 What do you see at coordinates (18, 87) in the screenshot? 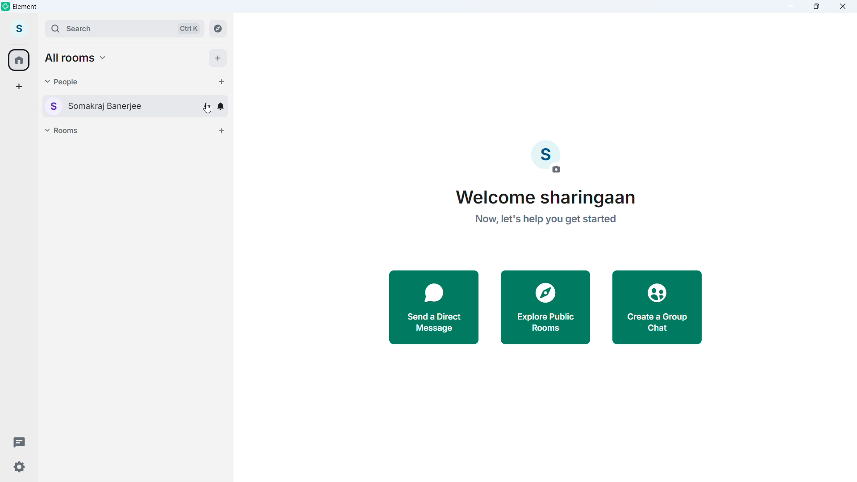
I see `Create a space ` at bounding box center [18, 87].